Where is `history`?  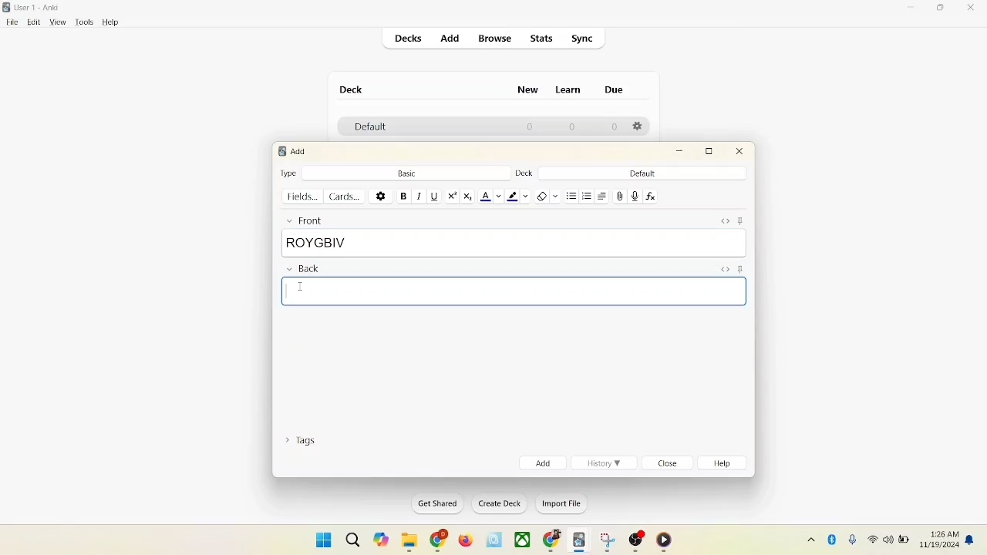 history is located at coordinates (605, 463).